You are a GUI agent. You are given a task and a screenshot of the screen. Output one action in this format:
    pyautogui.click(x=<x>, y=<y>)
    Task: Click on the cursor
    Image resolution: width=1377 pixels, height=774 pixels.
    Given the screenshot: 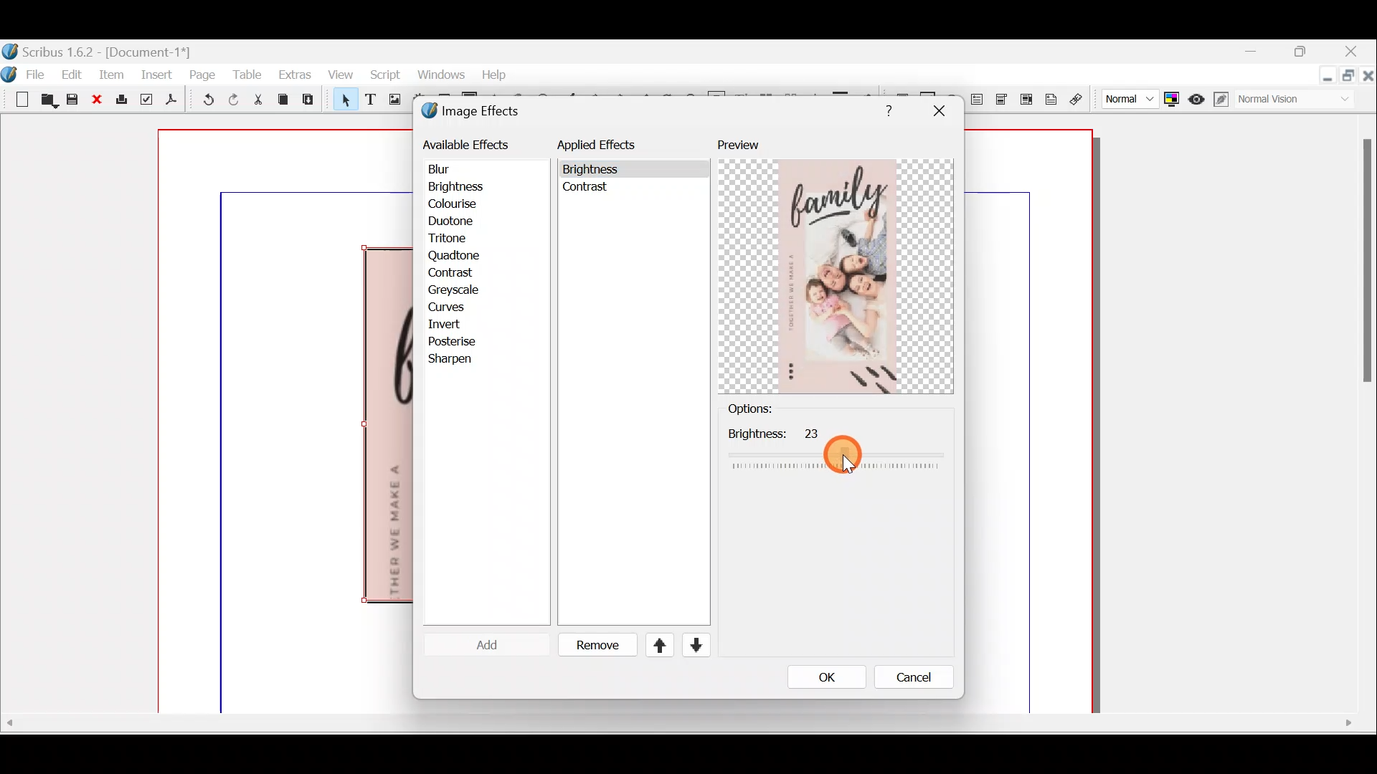 What is the action you would take?
    pyautogui.click(x=844, y=455)
    